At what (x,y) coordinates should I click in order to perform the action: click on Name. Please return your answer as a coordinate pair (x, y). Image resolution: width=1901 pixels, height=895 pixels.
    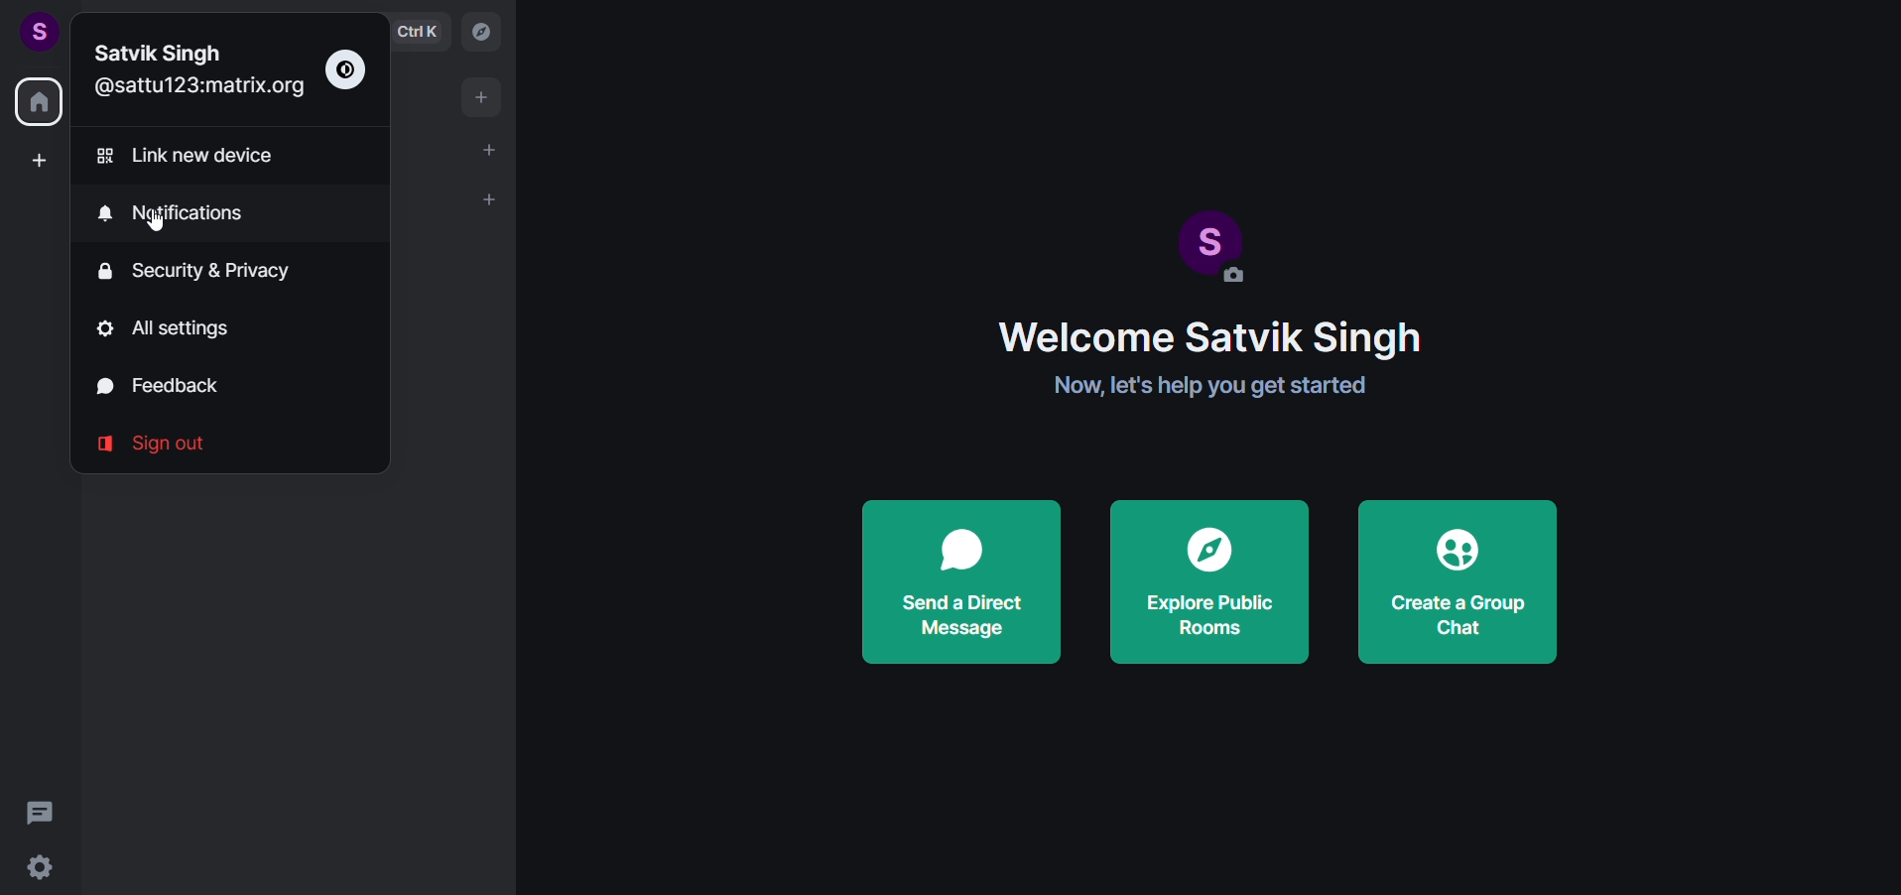
    Looking at the image, I should click on (165, 55).